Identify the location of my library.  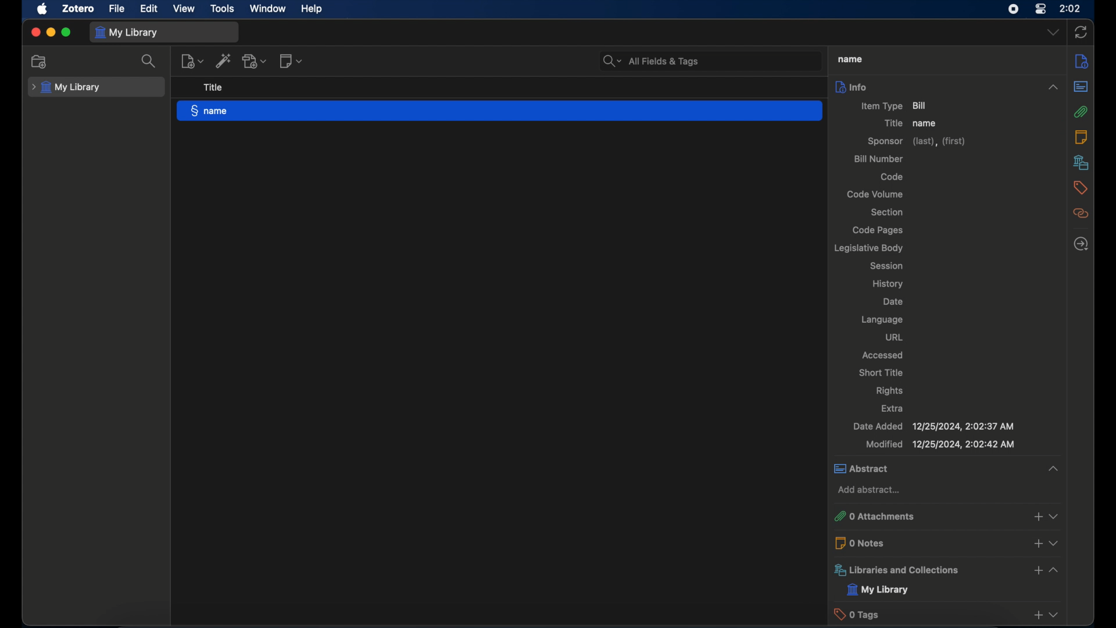
(126, 33).